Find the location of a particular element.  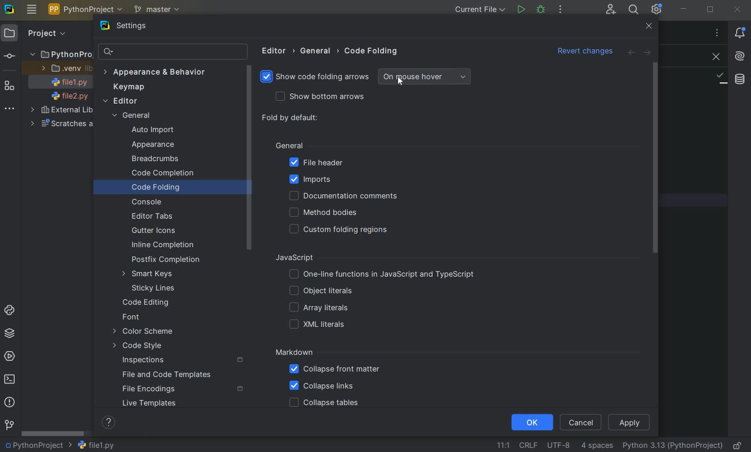

OK is located at coordinates (531, 423).